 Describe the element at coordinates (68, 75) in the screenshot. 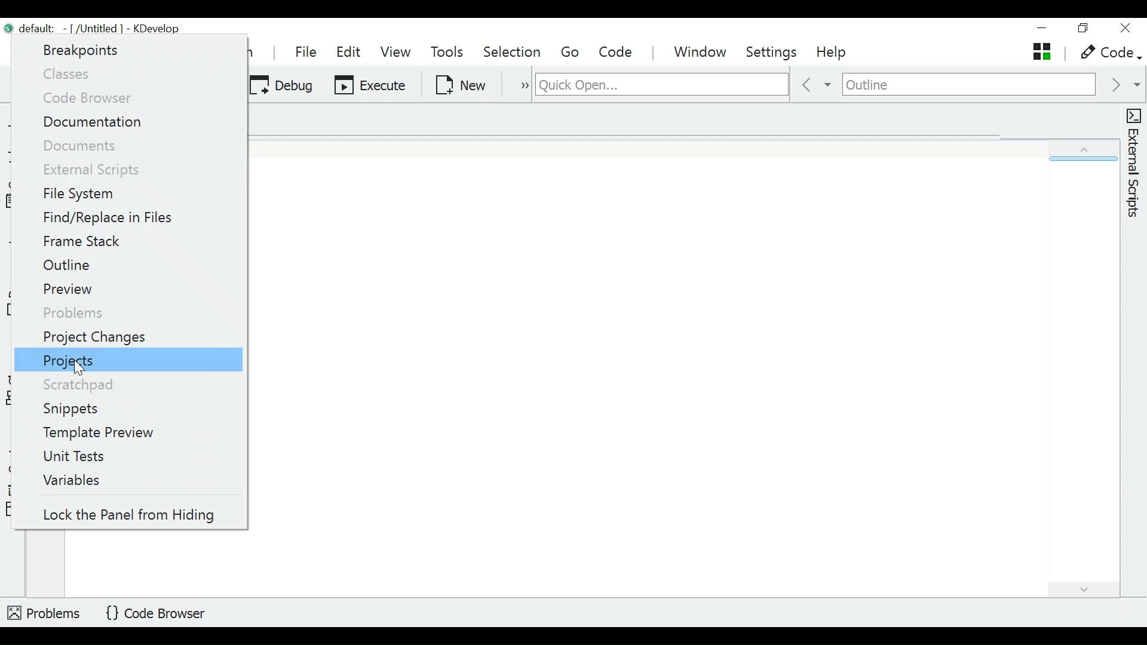

I see `Classes` at that location.